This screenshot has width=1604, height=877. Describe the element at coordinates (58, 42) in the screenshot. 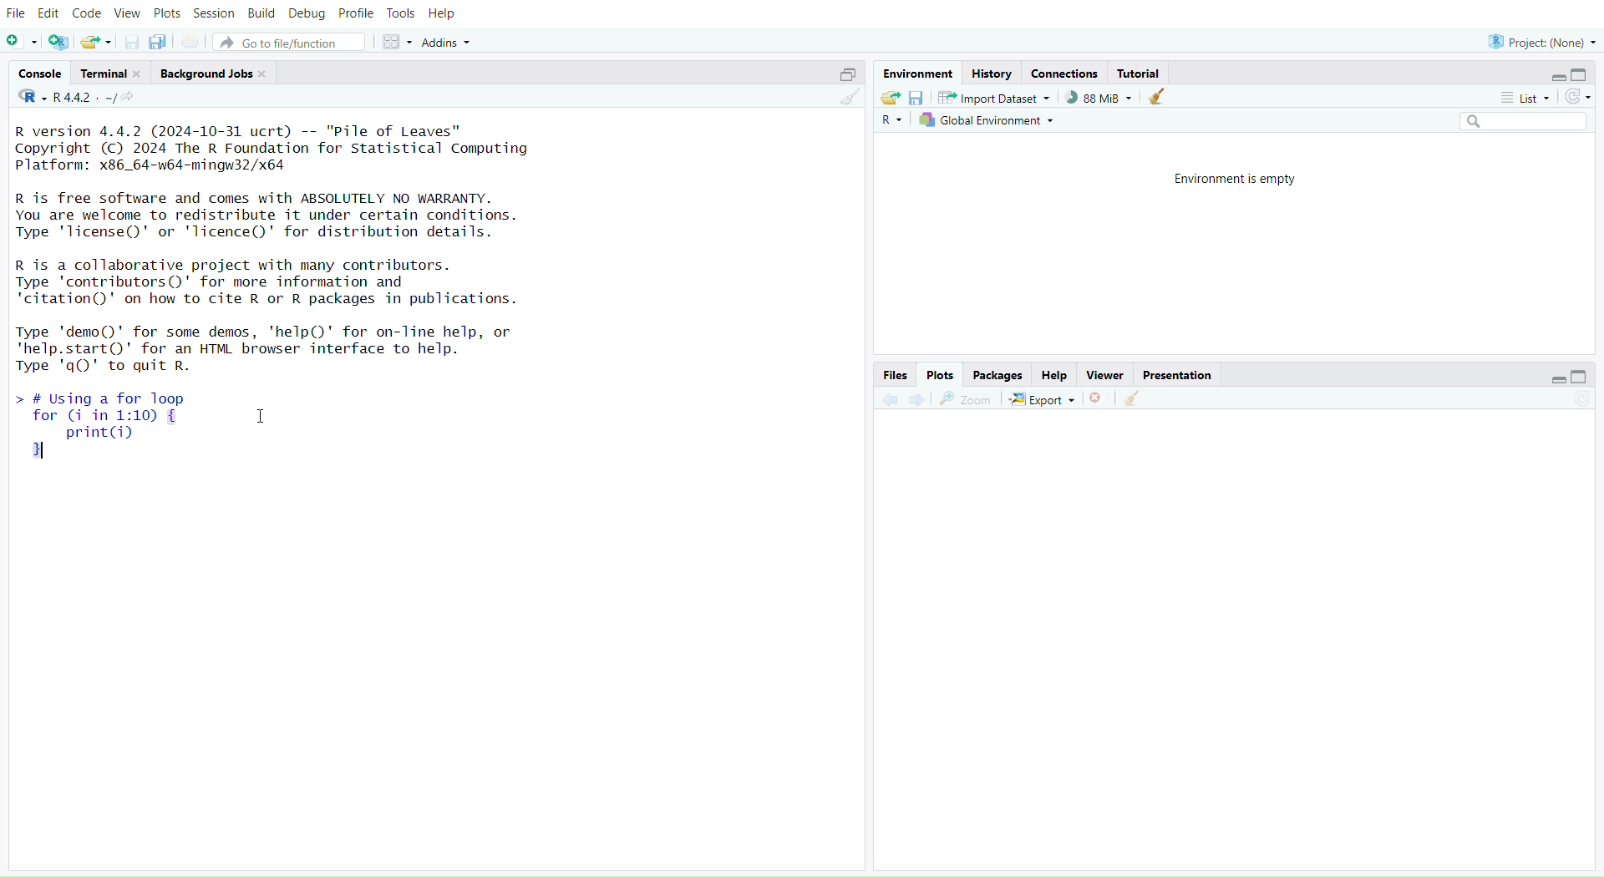

I see `create a project` at that location.